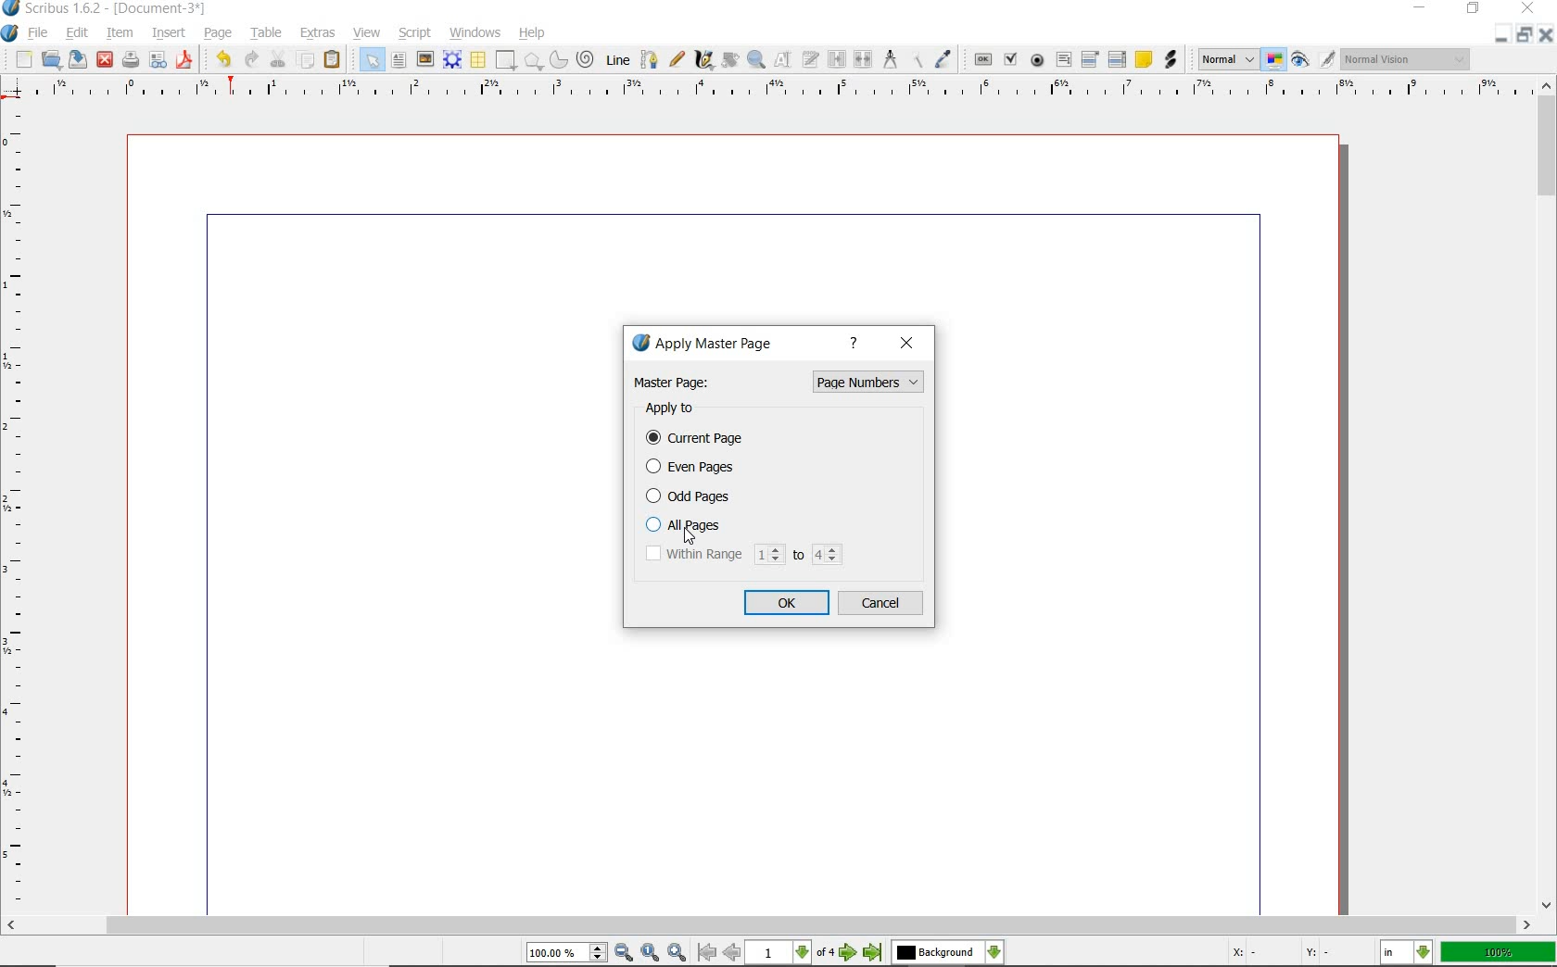 This screenshot has width=1557, height=967. I want to click on select image preview mode: Normal, so click(1226, 58).